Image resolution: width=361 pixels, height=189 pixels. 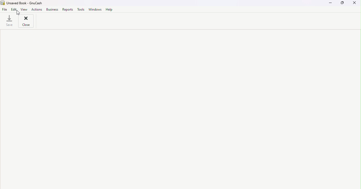 I want to click on Save, so click(x=9, y=22).